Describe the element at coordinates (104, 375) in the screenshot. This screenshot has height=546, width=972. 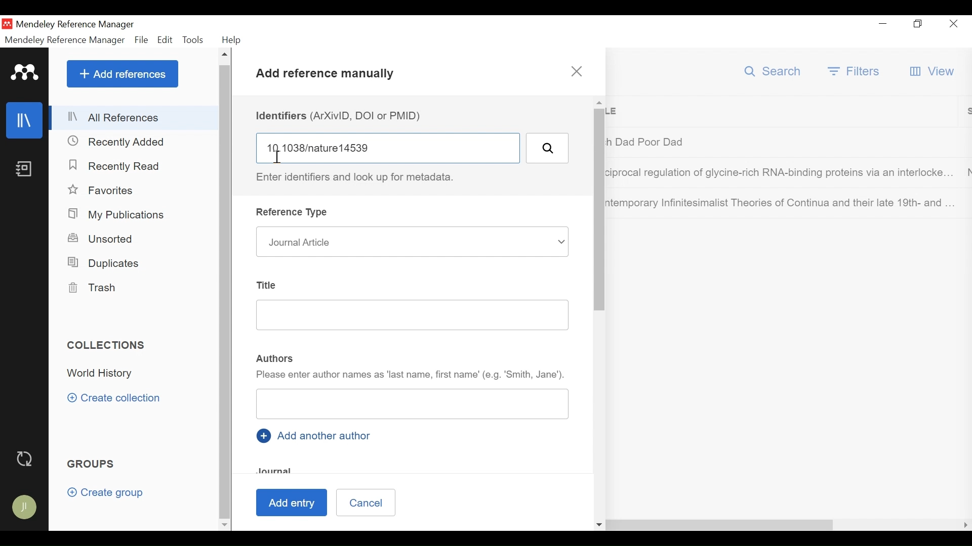
I see `Collection` at that location.